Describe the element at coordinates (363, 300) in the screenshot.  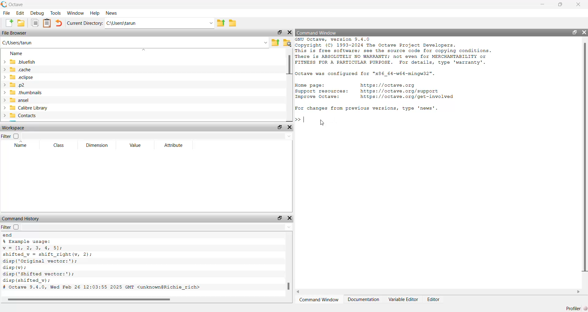
I see `documentation` at that location.